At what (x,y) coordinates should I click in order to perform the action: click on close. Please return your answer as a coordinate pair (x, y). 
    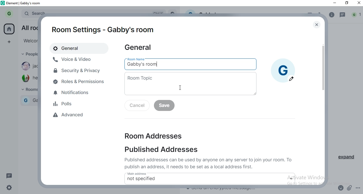
    Looking at the image, I should click on (317, 25).